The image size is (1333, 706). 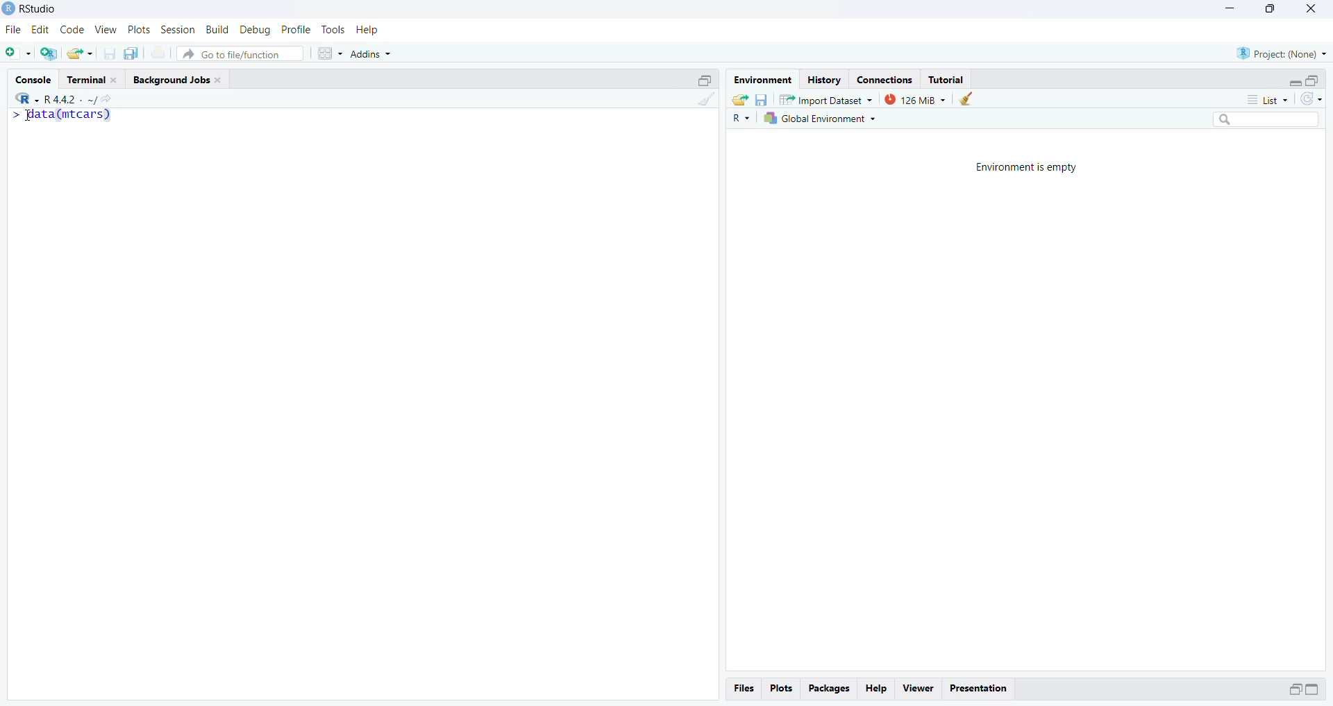 What do you see at coordinates (133, 53) in the screenshot?
I see `save all open document` at bounding box center [133, 53].